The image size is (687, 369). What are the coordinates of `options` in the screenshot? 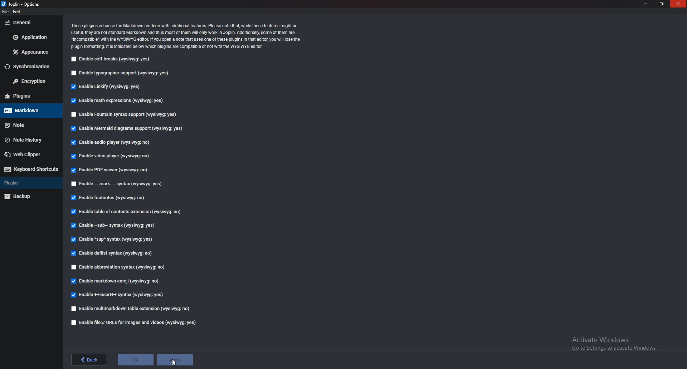 It's located at (24, 4).